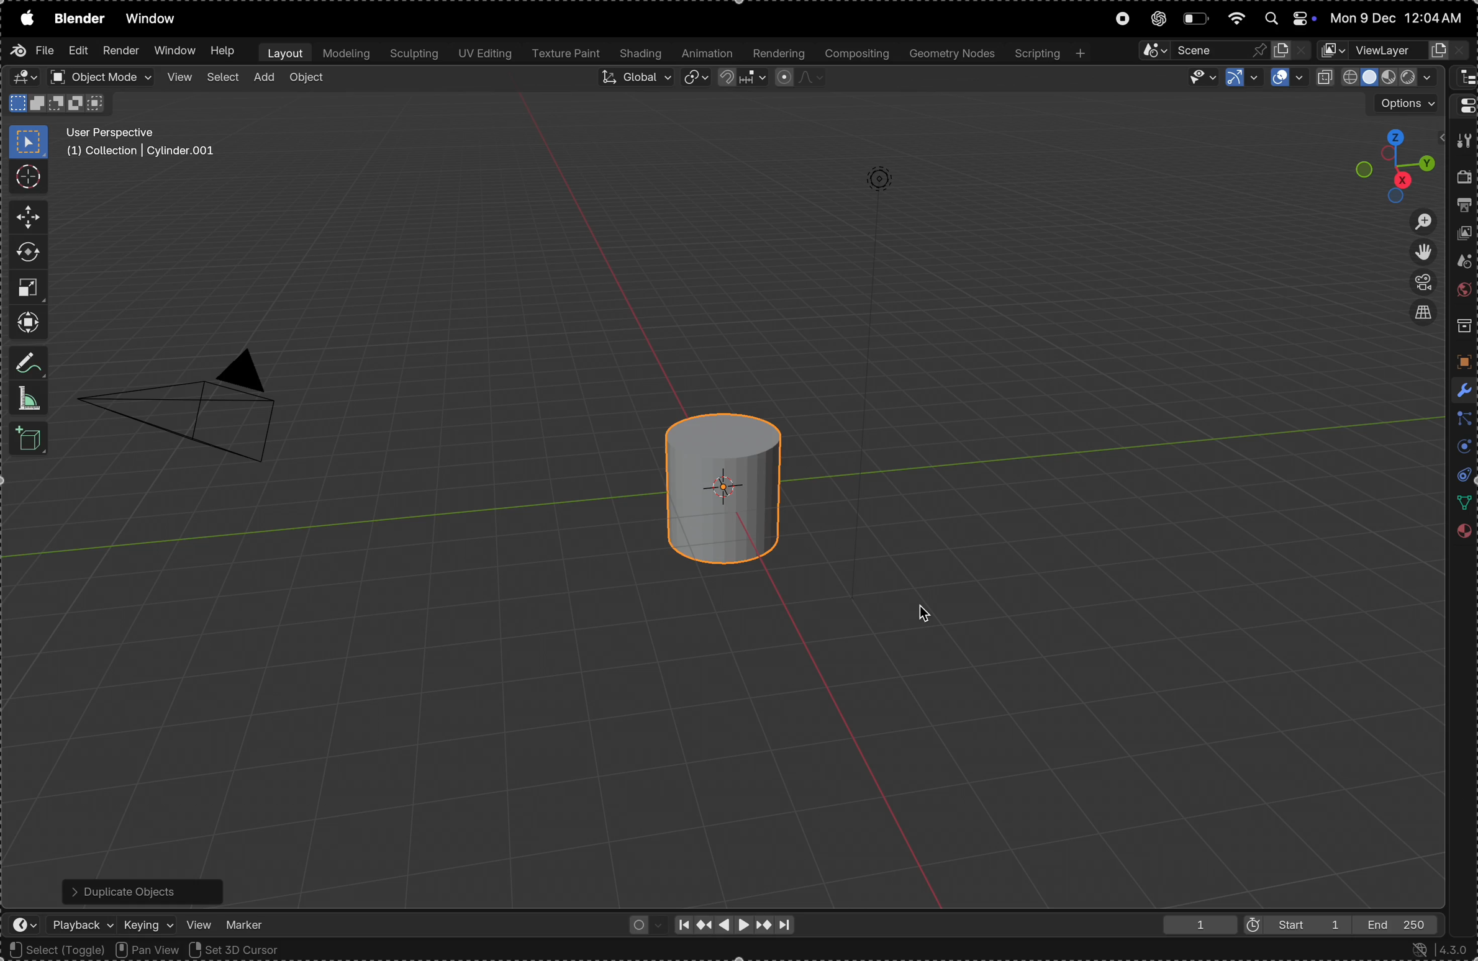 Image resolution: width=1478 pixels, height=961 pixels. I want to click on layers, so click(1460, 448).